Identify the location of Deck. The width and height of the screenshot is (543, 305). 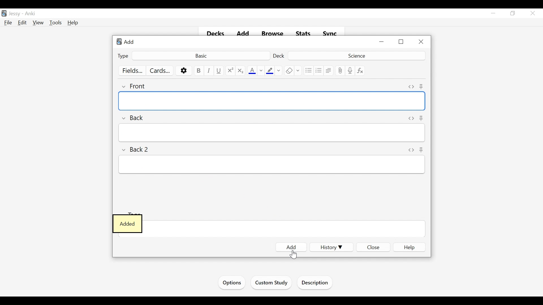
(279, 56).